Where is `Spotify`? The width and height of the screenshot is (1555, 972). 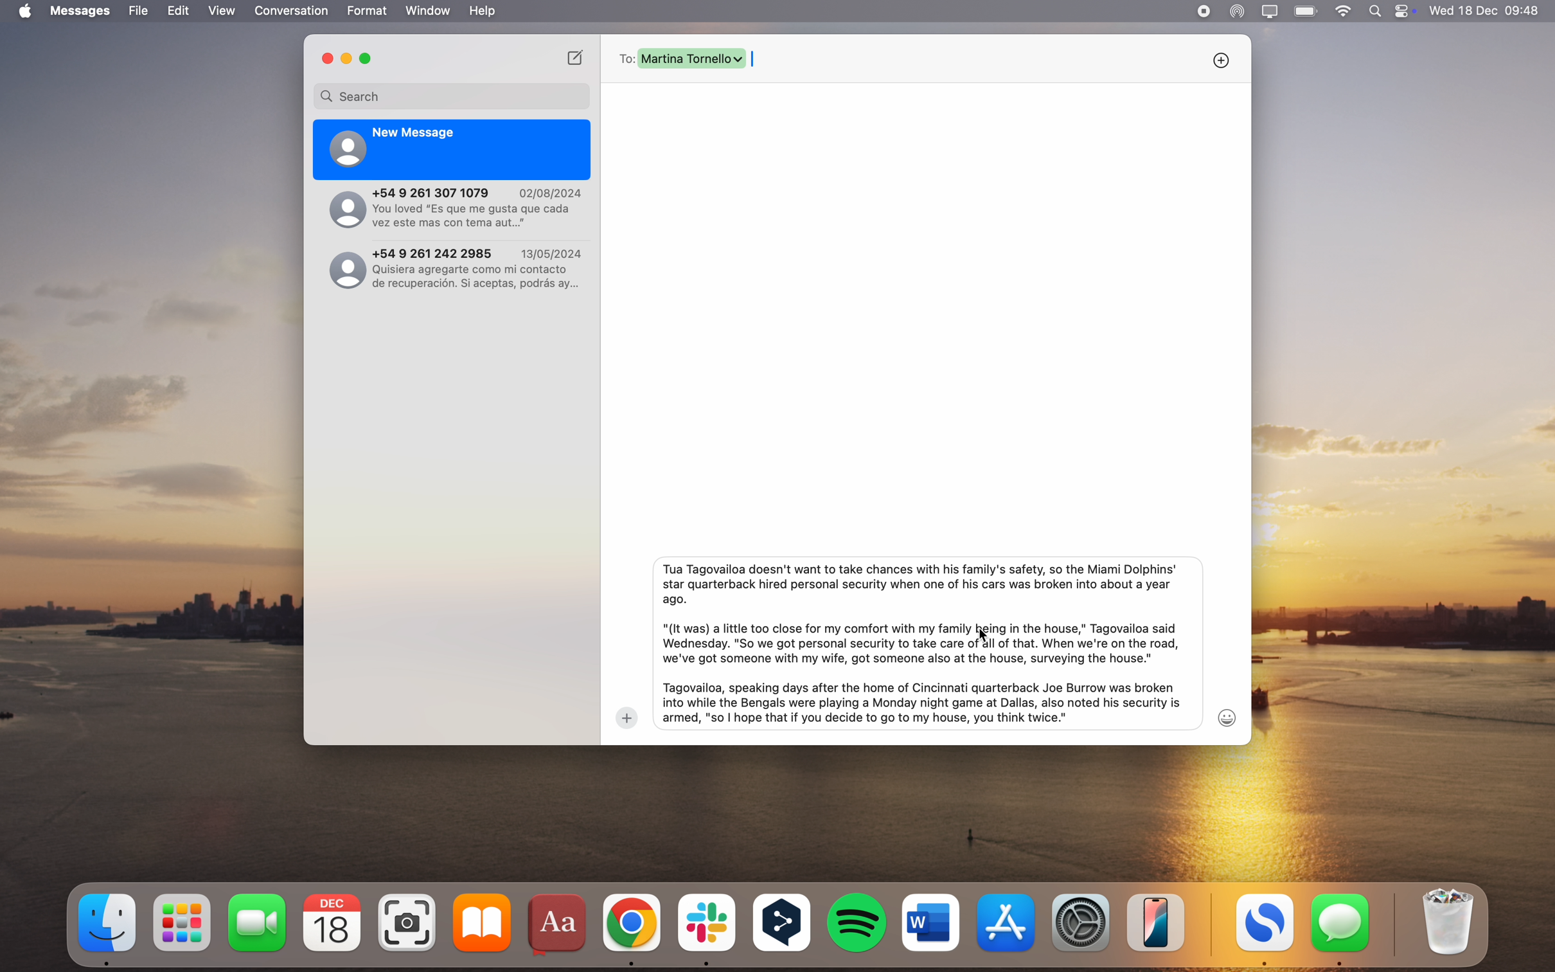
Spotify is located at coordinates (858, 923).